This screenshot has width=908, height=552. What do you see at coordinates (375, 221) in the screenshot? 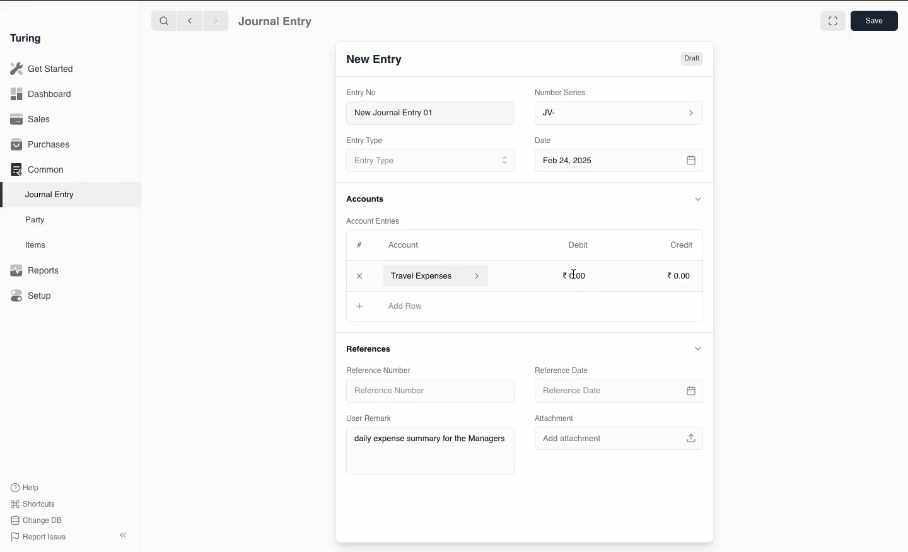
I see `Account Entries` at bounding box center [375, 221].